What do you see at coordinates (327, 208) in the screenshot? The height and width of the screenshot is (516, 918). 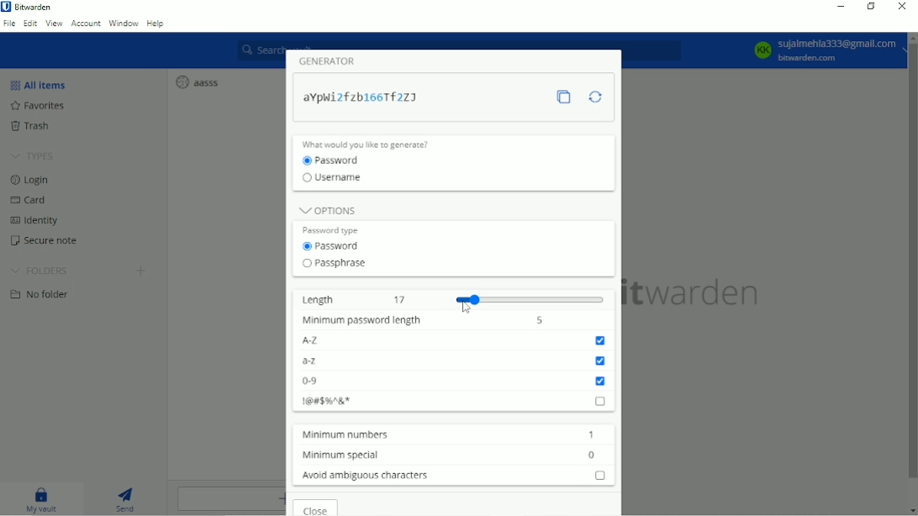 I see `Options` at bounding box center [327, 208].